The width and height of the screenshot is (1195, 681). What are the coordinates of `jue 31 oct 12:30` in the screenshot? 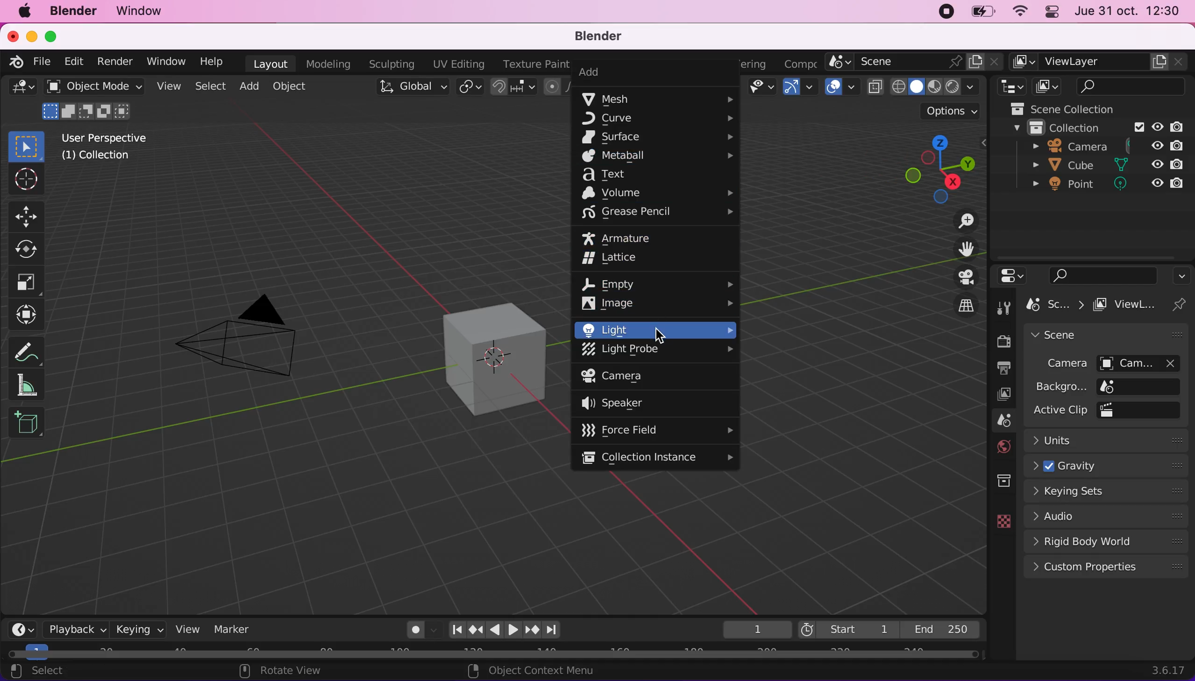 It's located at (1127, 12).